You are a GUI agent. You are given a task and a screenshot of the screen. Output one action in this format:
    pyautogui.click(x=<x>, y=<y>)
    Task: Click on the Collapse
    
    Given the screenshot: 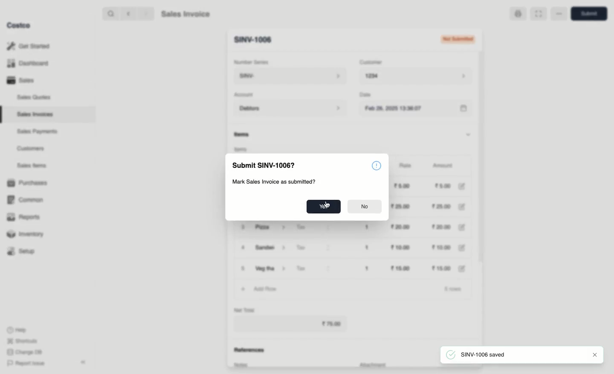 What is the action you would take?
    pyautogui.click(x=84, y=362)
    